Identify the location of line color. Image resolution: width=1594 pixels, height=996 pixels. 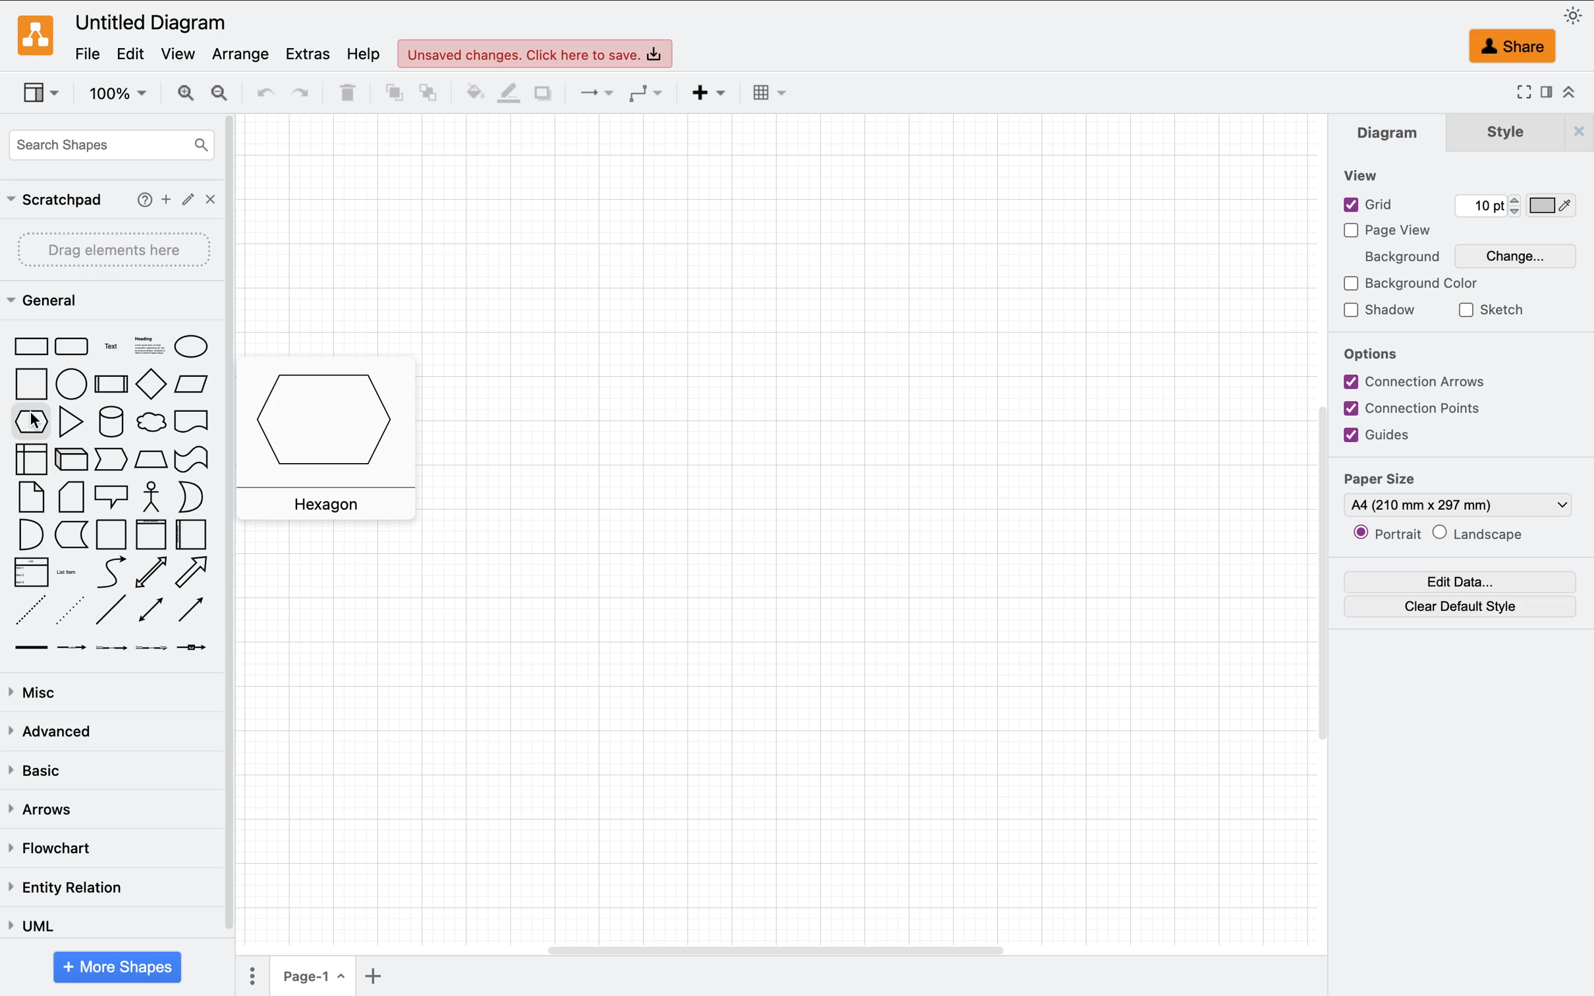
(504, 93).